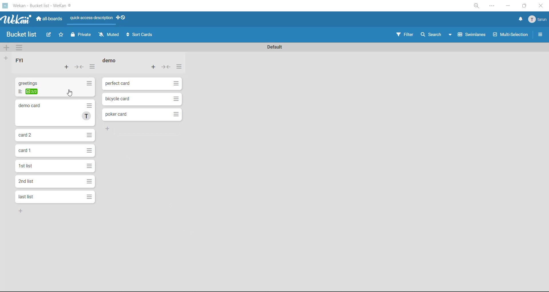  I want to click on swimlanes, so click(472, 35).